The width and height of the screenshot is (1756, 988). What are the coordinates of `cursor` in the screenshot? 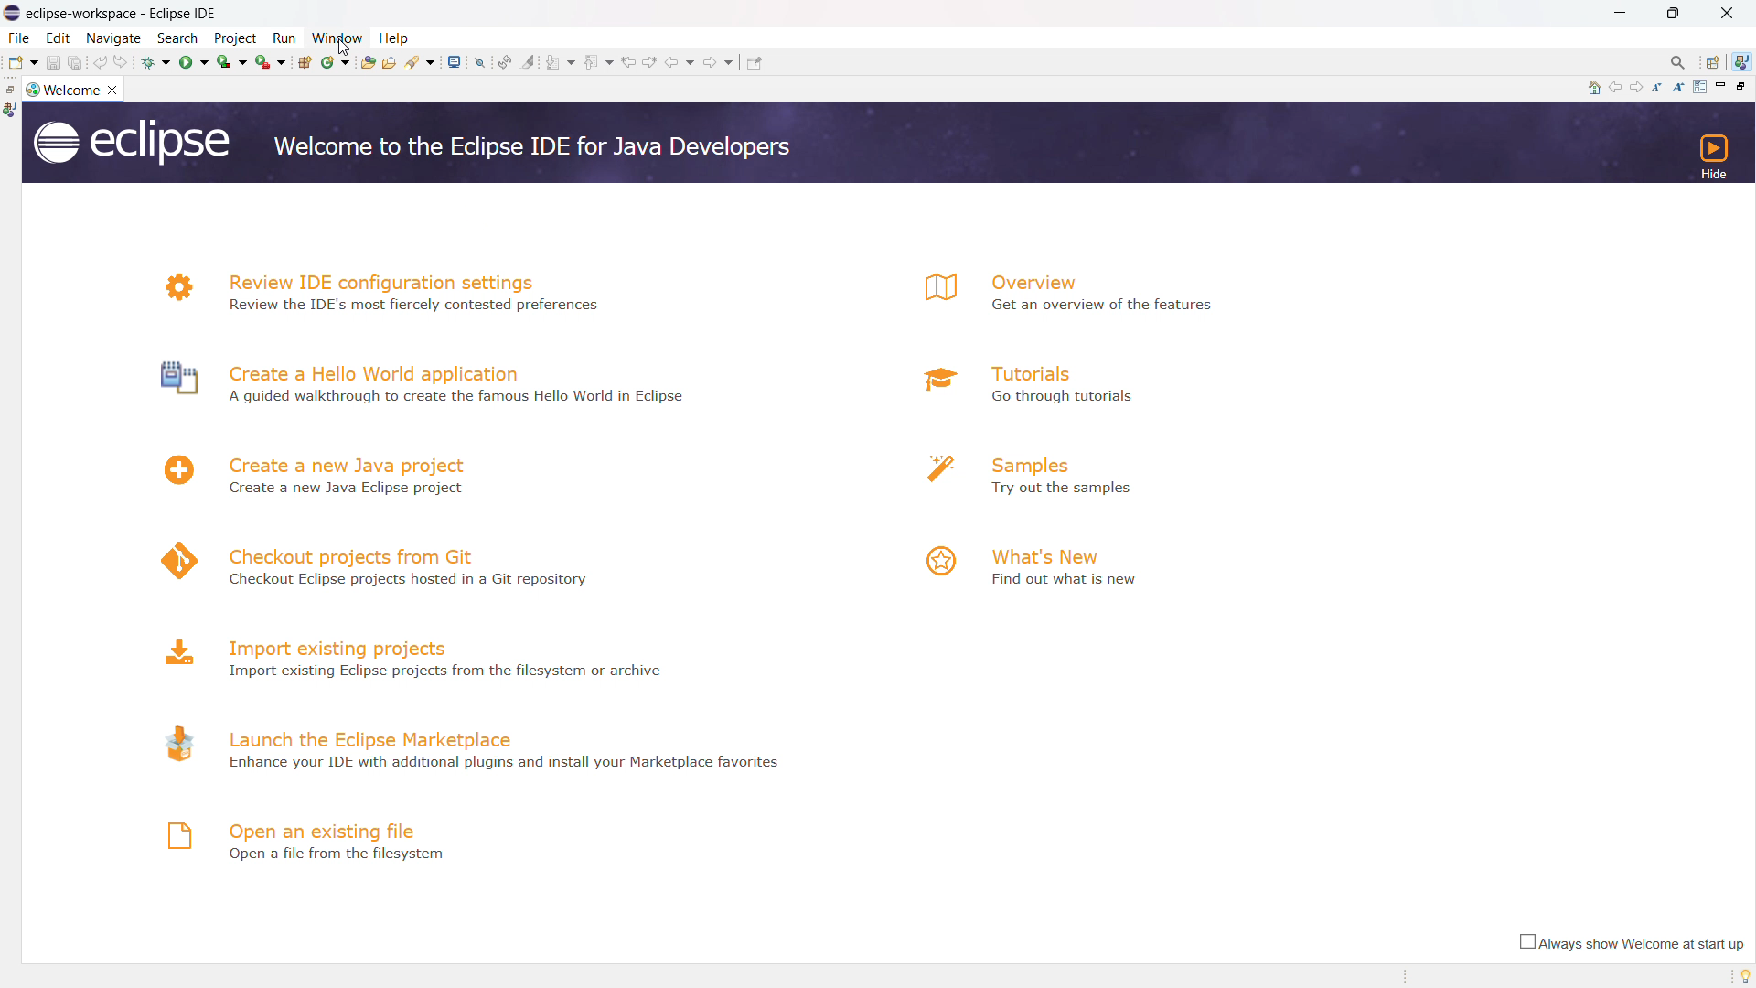 It's located at (344, 48).